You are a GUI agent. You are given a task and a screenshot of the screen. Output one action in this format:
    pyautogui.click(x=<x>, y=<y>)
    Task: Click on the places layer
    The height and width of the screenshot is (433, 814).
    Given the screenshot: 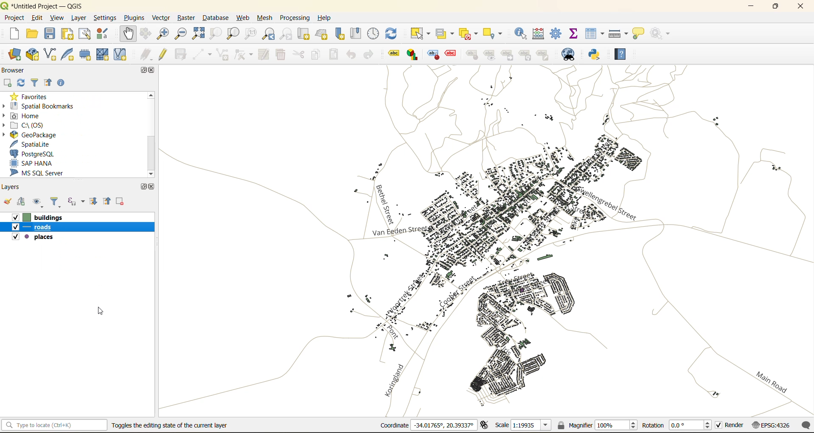 What is the action you would take?
    pyautogui.click(x=40, y=239)
    